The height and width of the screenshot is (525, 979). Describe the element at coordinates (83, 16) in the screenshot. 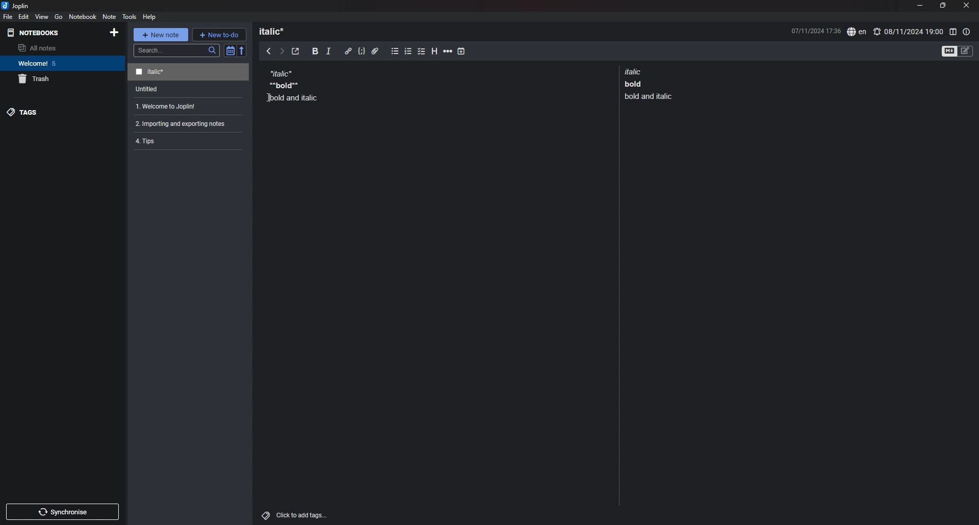

I see `notebook` at that location.